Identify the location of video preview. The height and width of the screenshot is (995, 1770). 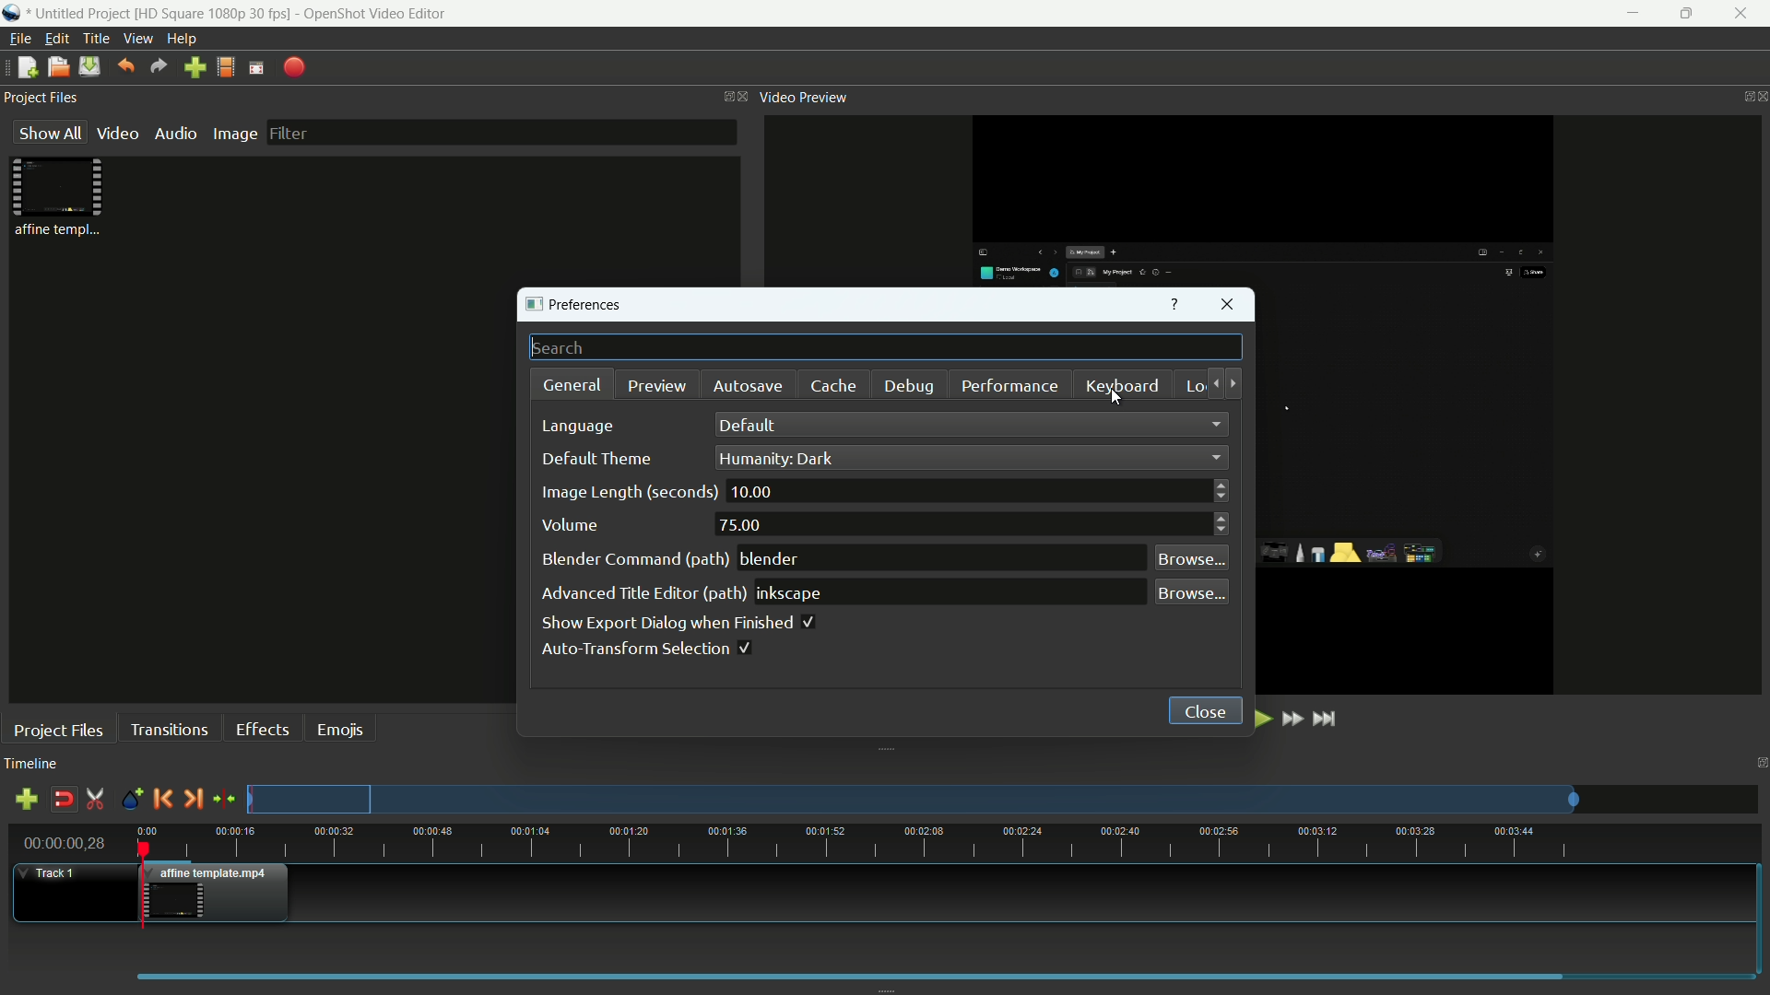
(805, 98).